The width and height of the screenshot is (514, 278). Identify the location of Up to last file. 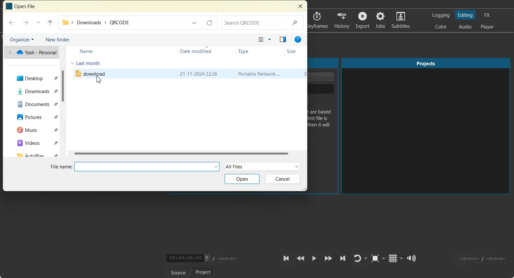
(50, 23).